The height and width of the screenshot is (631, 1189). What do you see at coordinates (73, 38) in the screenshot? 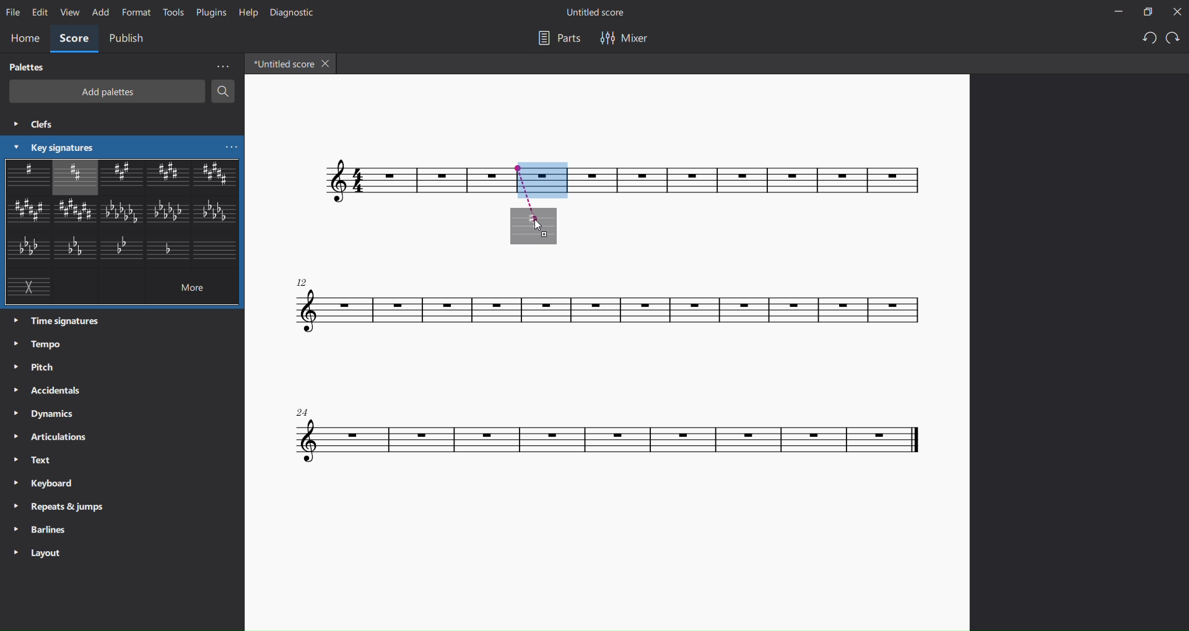
I see `score` at bounding box center [73, 38].